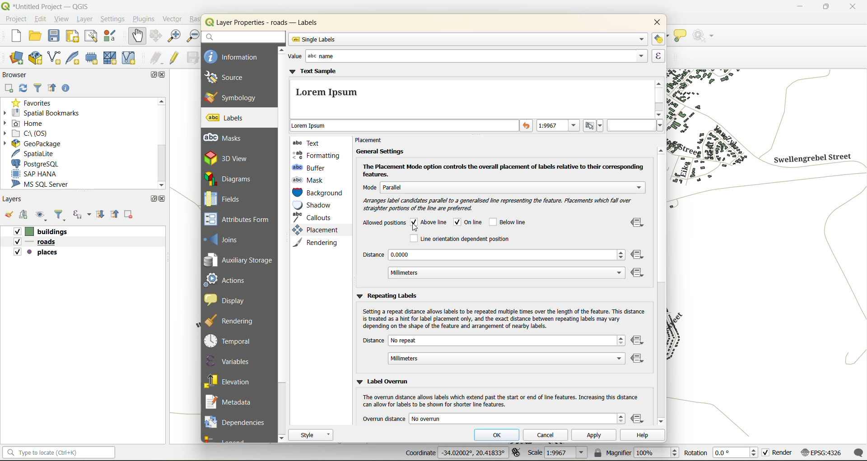  What do you see at coordinates (109, 58) in the screenshot?
I see `new mesh layer` at bounding box center [109, 58].